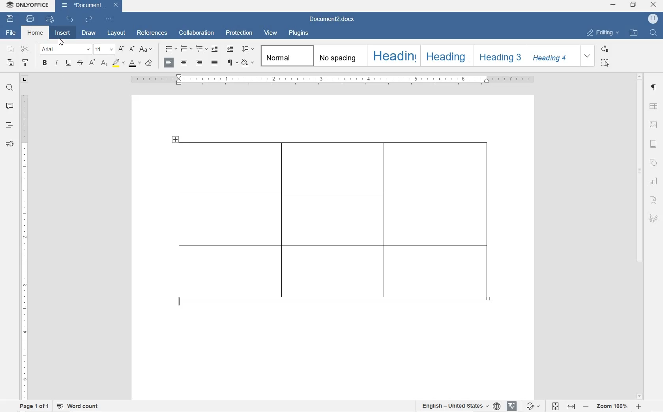 This screenshot has width=663, height=412. What do you see at coordinates (286, 55) in the screenshot?
I see `normal` at bounding box center [286, 55].